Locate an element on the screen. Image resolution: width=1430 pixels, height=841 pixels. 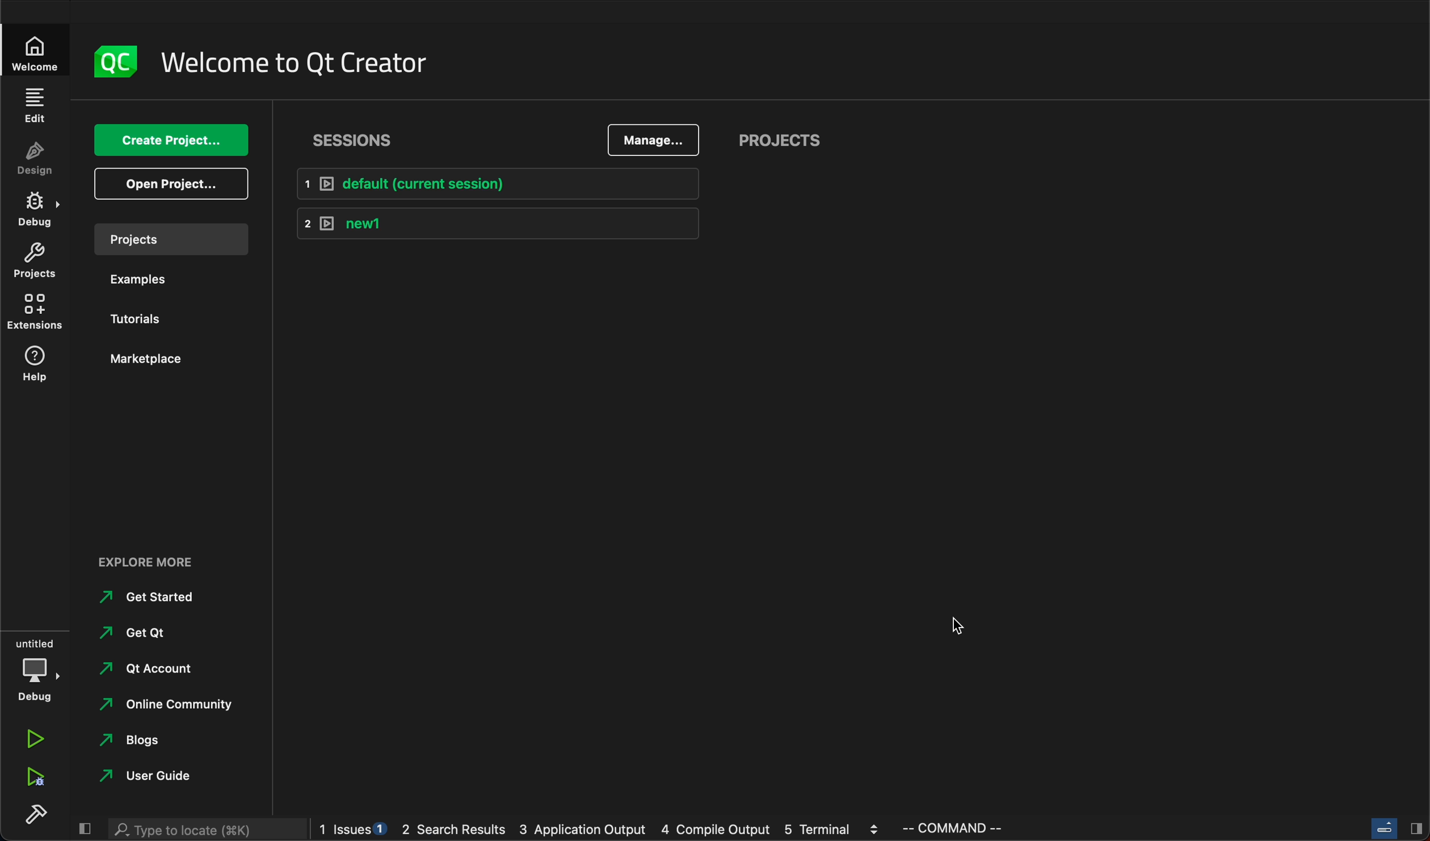
debug is located at coordinates (33, 671).